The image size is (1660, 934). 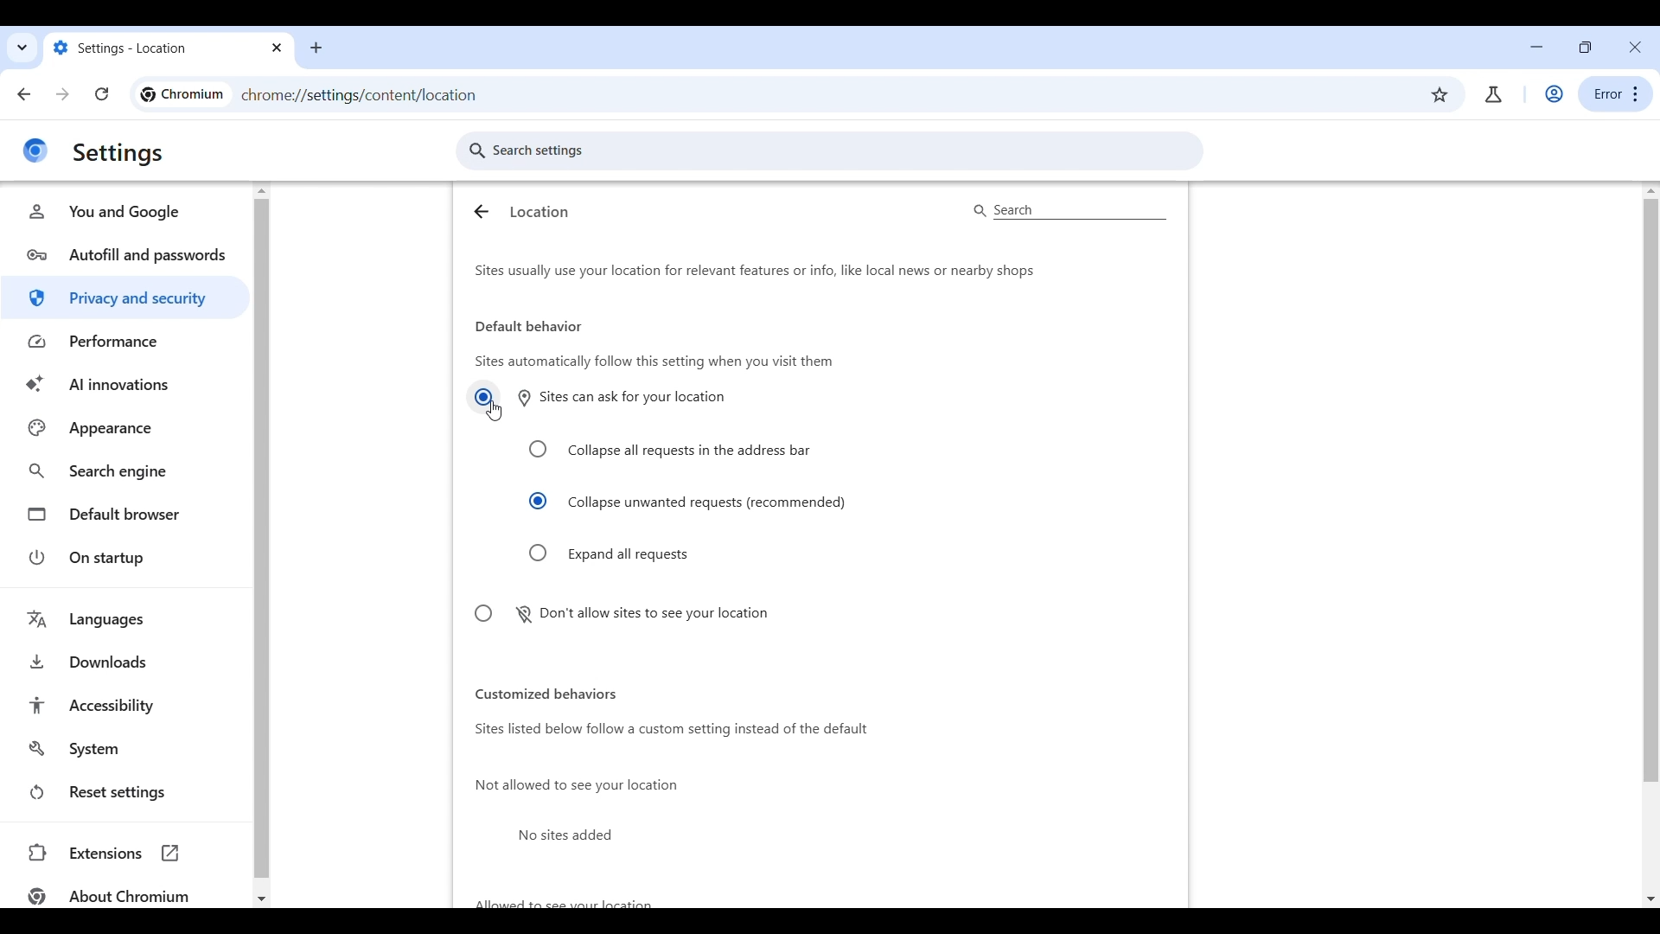 What do you see at coordinates (262, 899) in the screenshot?
I see `Quick slide to bottom` at bounding box center [262, 899].